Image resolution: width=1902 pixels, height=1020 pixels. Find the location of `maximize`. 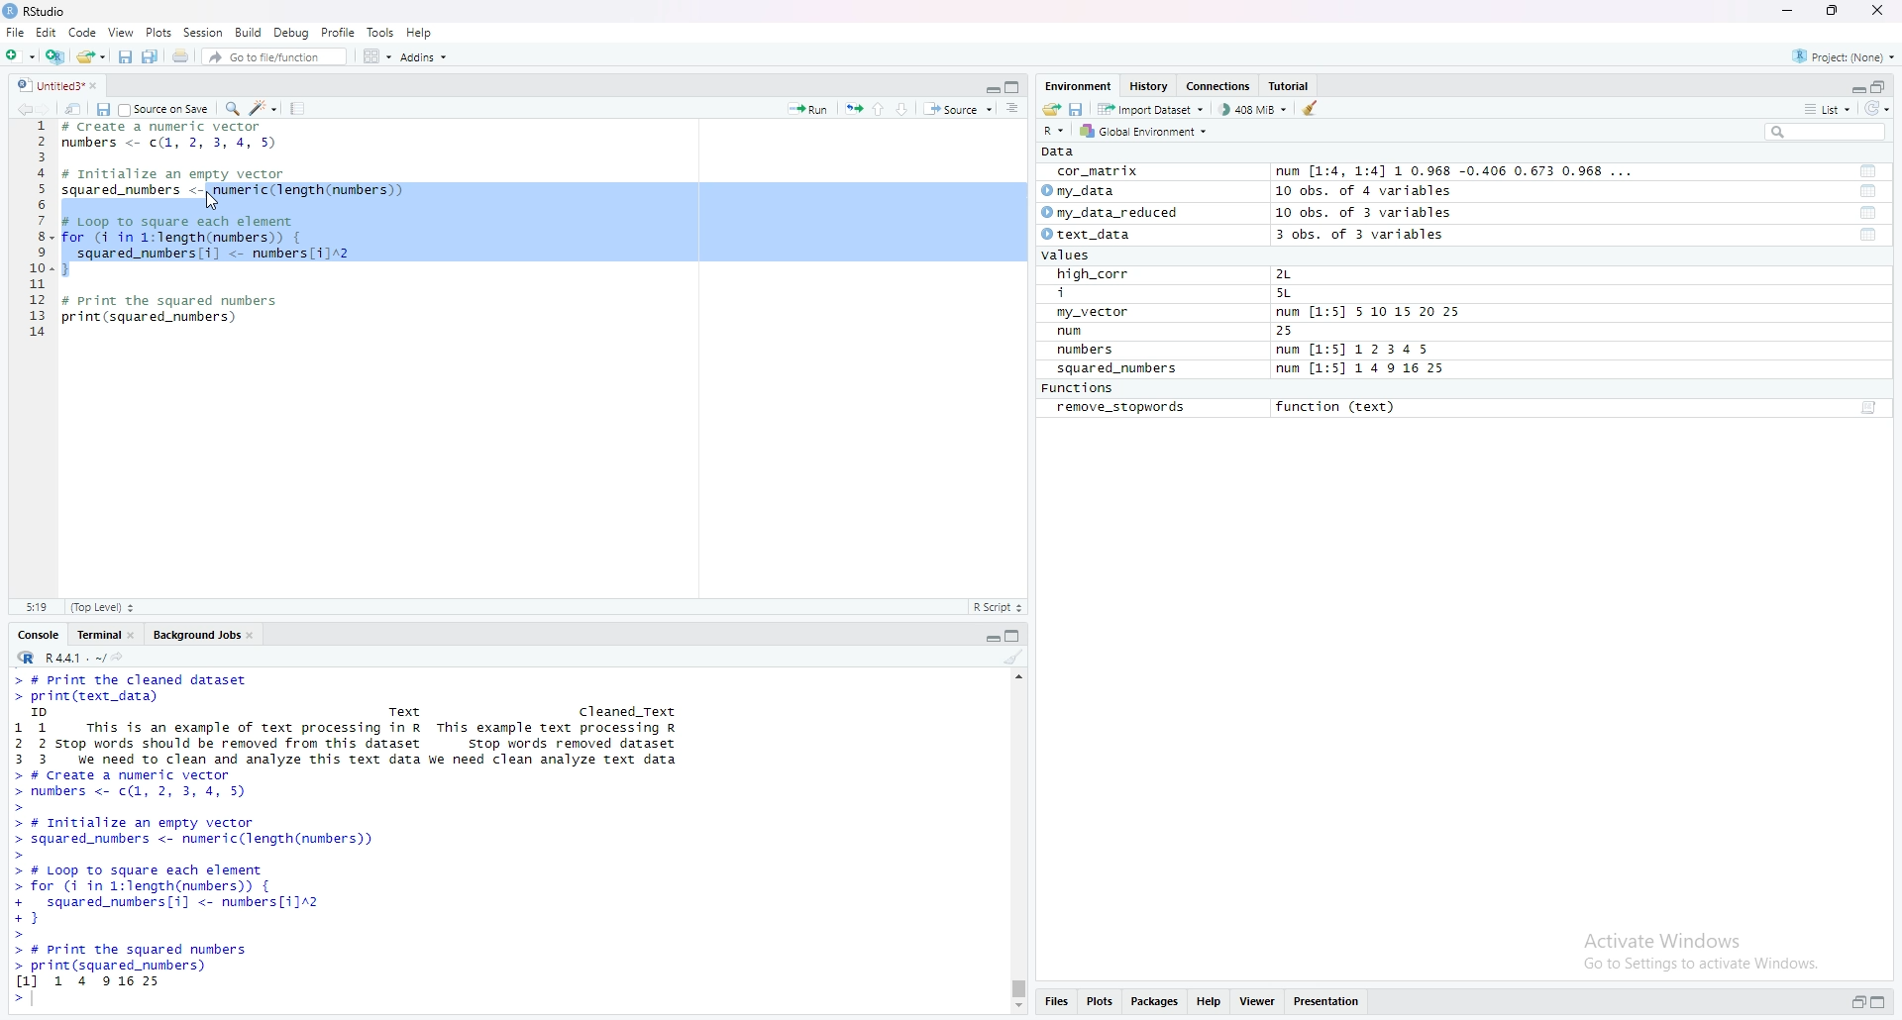

maximize is located at coordinates (1016, 634).